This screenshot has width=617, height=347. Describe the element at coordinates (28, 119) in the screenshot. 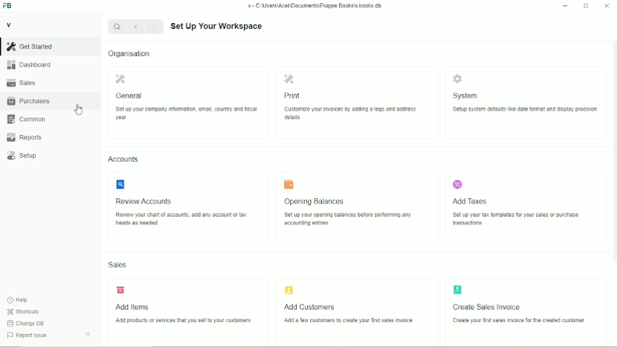

I see `common` at that location.